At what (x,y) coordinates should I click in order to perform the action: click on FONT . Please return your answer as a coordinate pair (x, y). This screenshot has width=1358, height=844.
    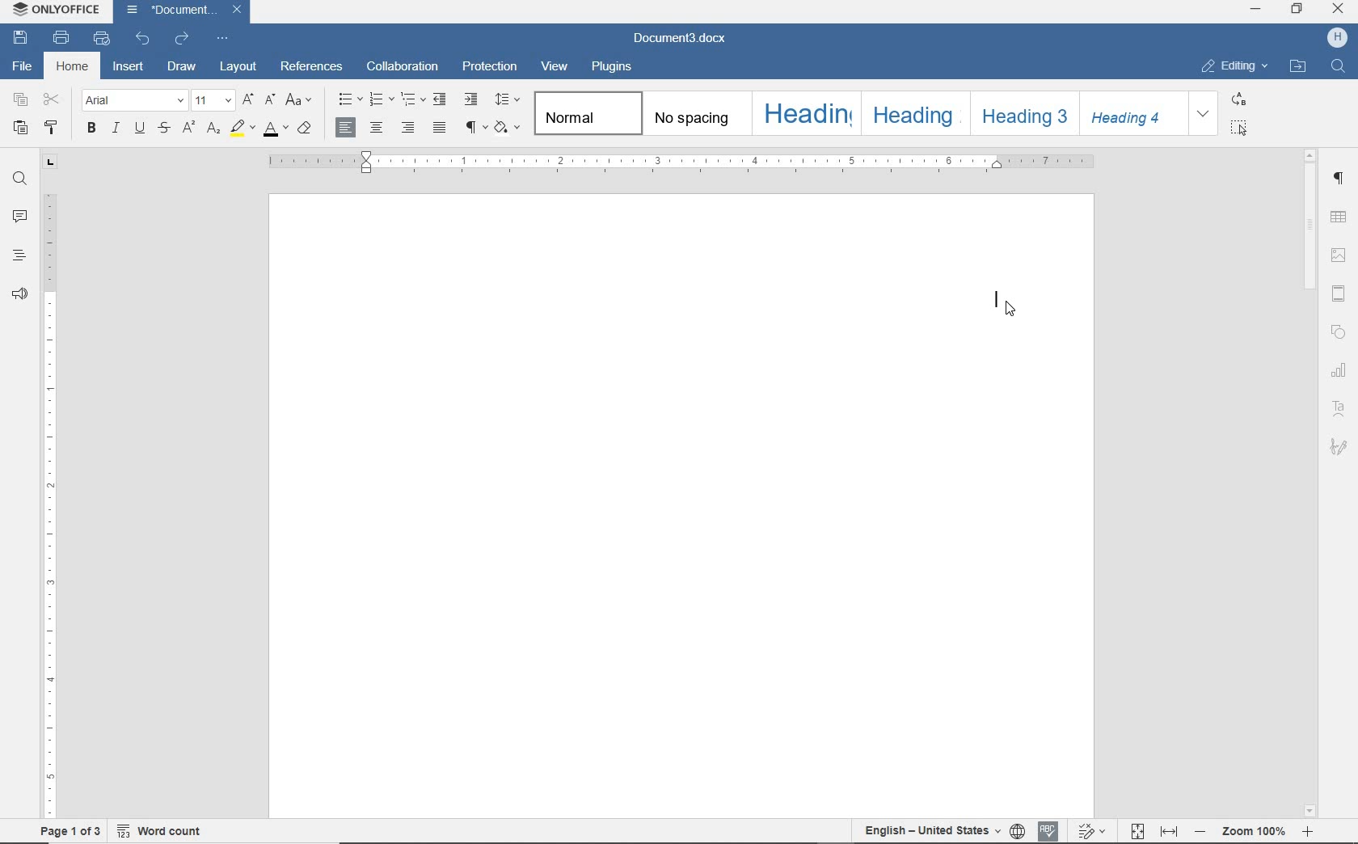
    Looking at the image, I should click on (134, 99).